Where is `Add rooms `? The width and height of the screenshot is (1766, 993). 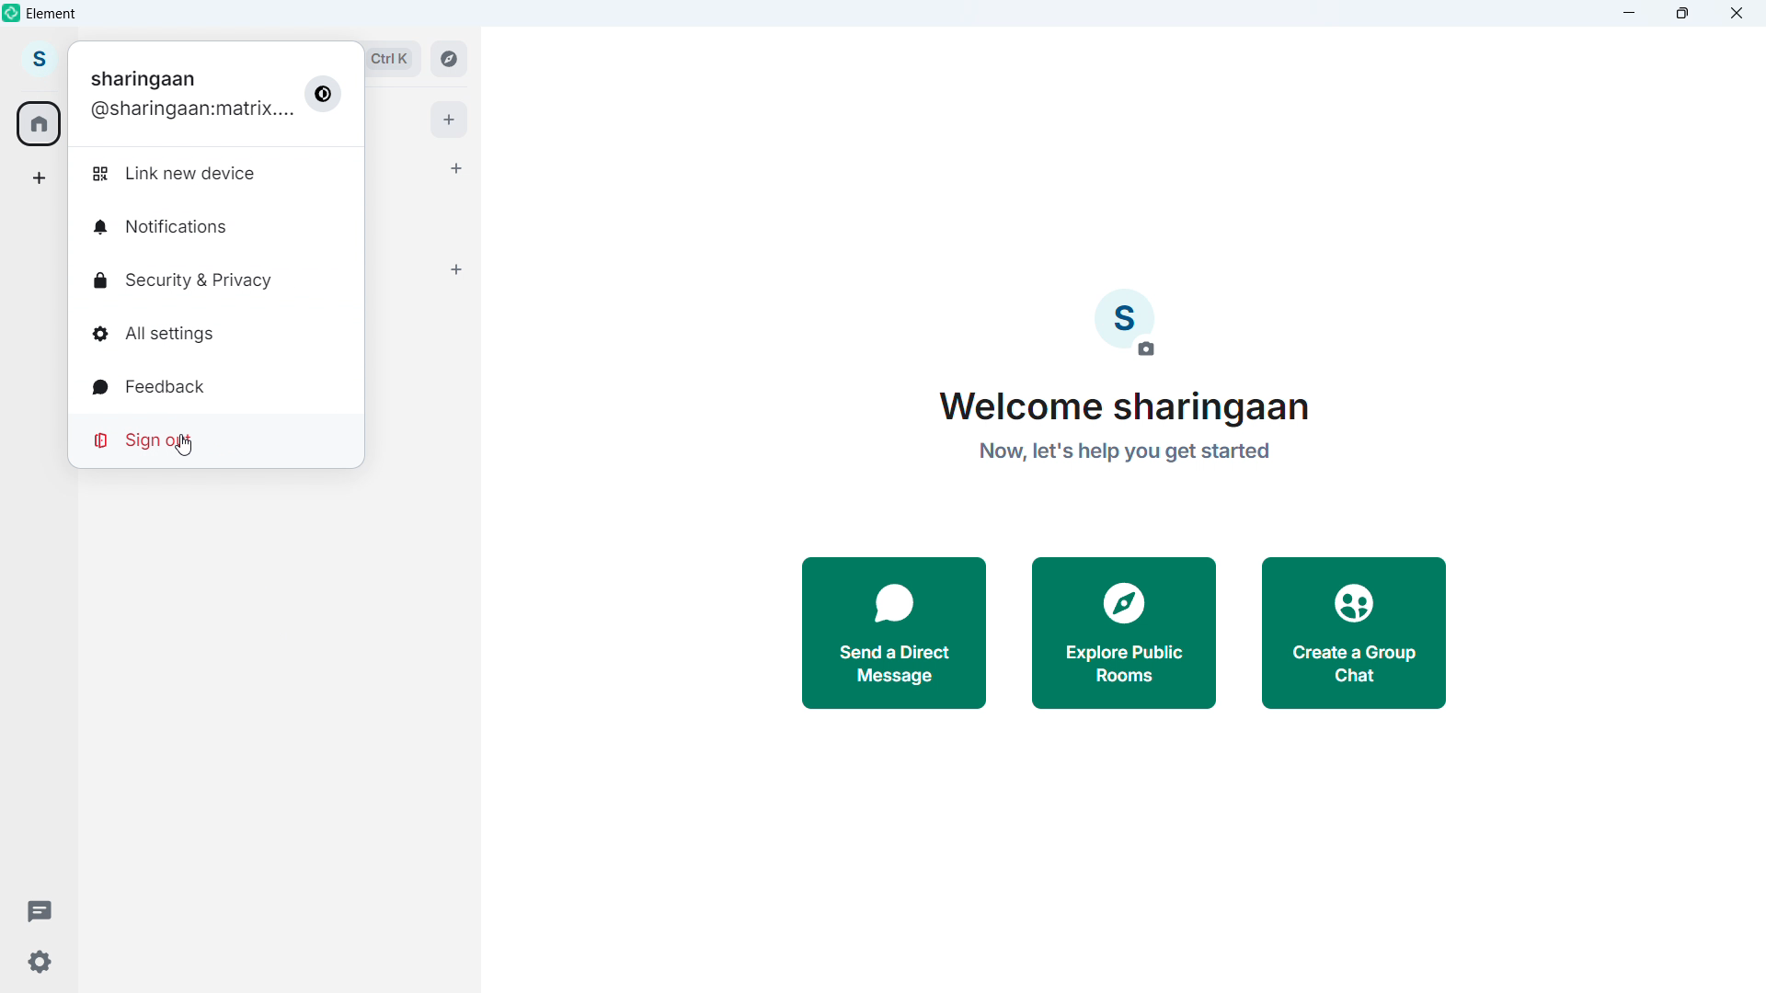
Add rooms  is located at coordinates (458, 269).